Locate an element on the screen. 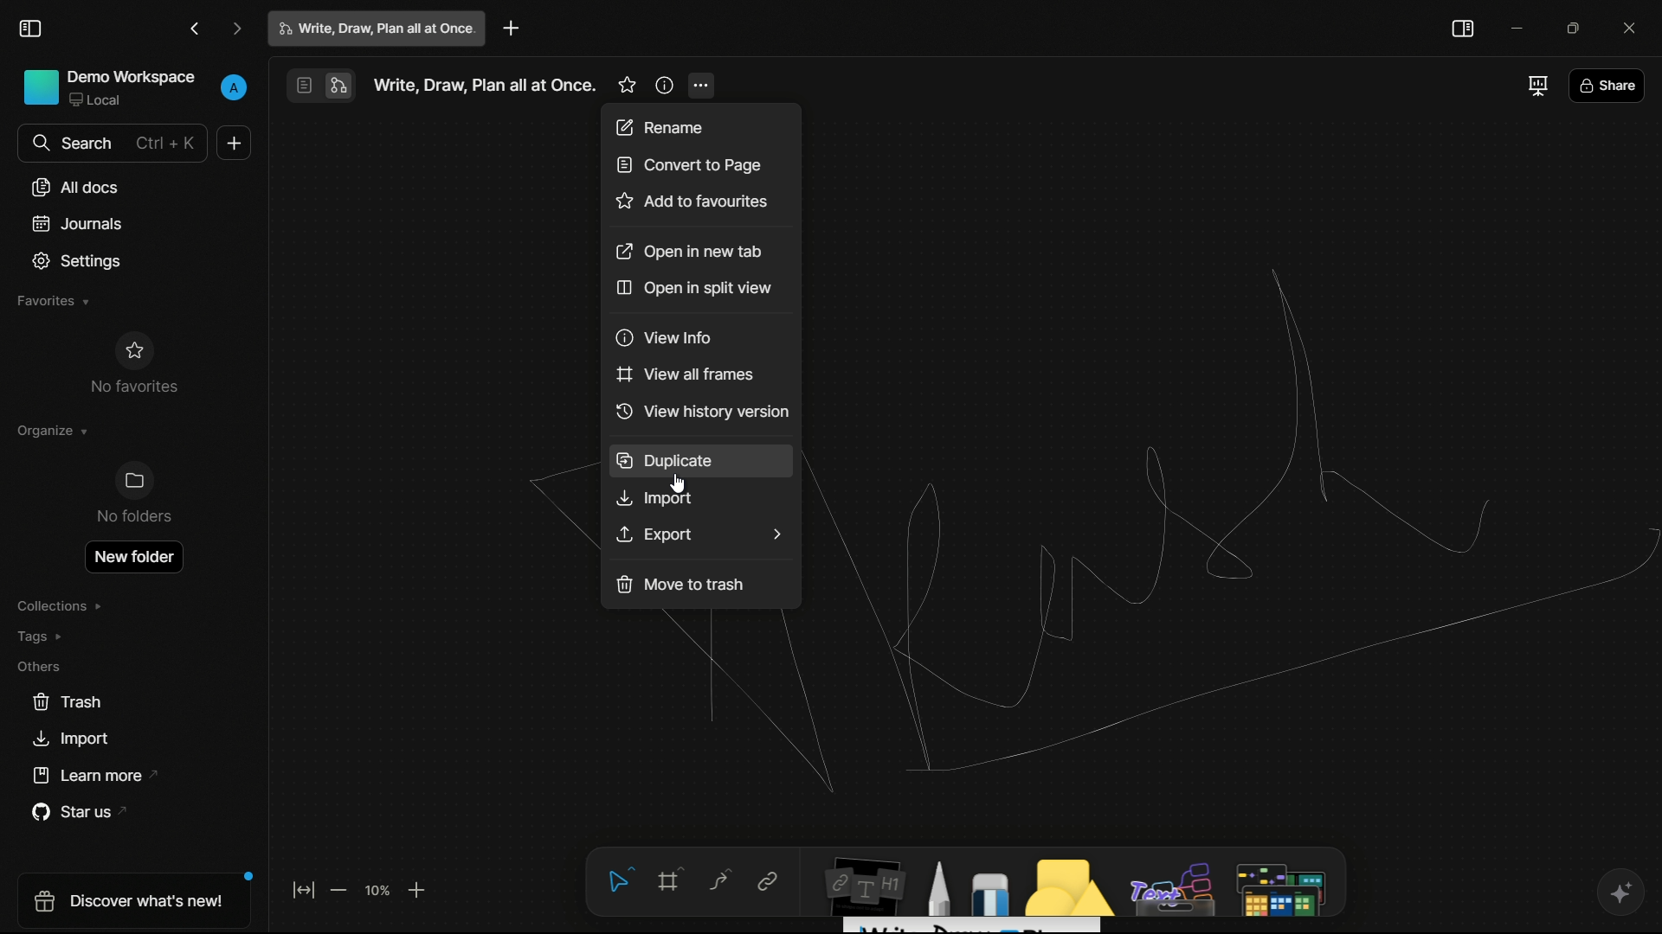 This screenshot has width=1662, height=934. close app is located at coordinates (1630, 30).